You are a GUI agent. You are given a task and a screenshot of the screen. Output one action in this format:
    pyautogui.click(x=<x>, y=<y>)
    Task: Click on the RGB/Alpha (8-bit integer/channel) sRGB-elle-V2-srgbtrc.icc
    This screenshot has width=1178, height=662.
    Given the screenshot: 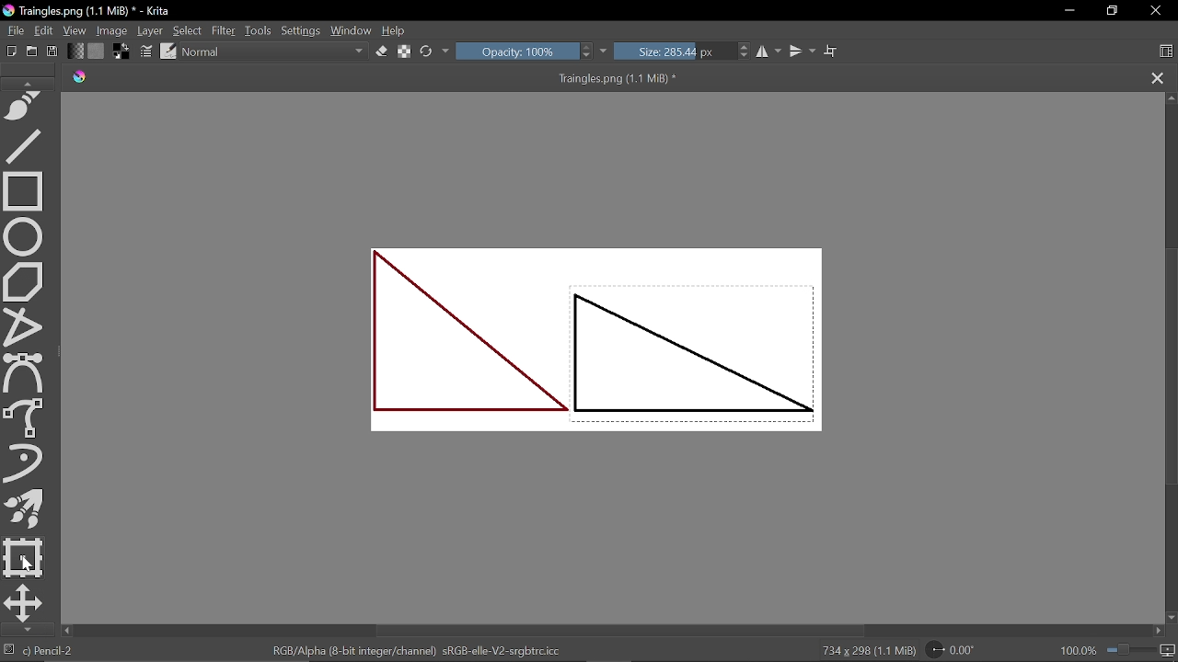 What is the action you would take?
    pyautogui.click(x=419, y=649)
    